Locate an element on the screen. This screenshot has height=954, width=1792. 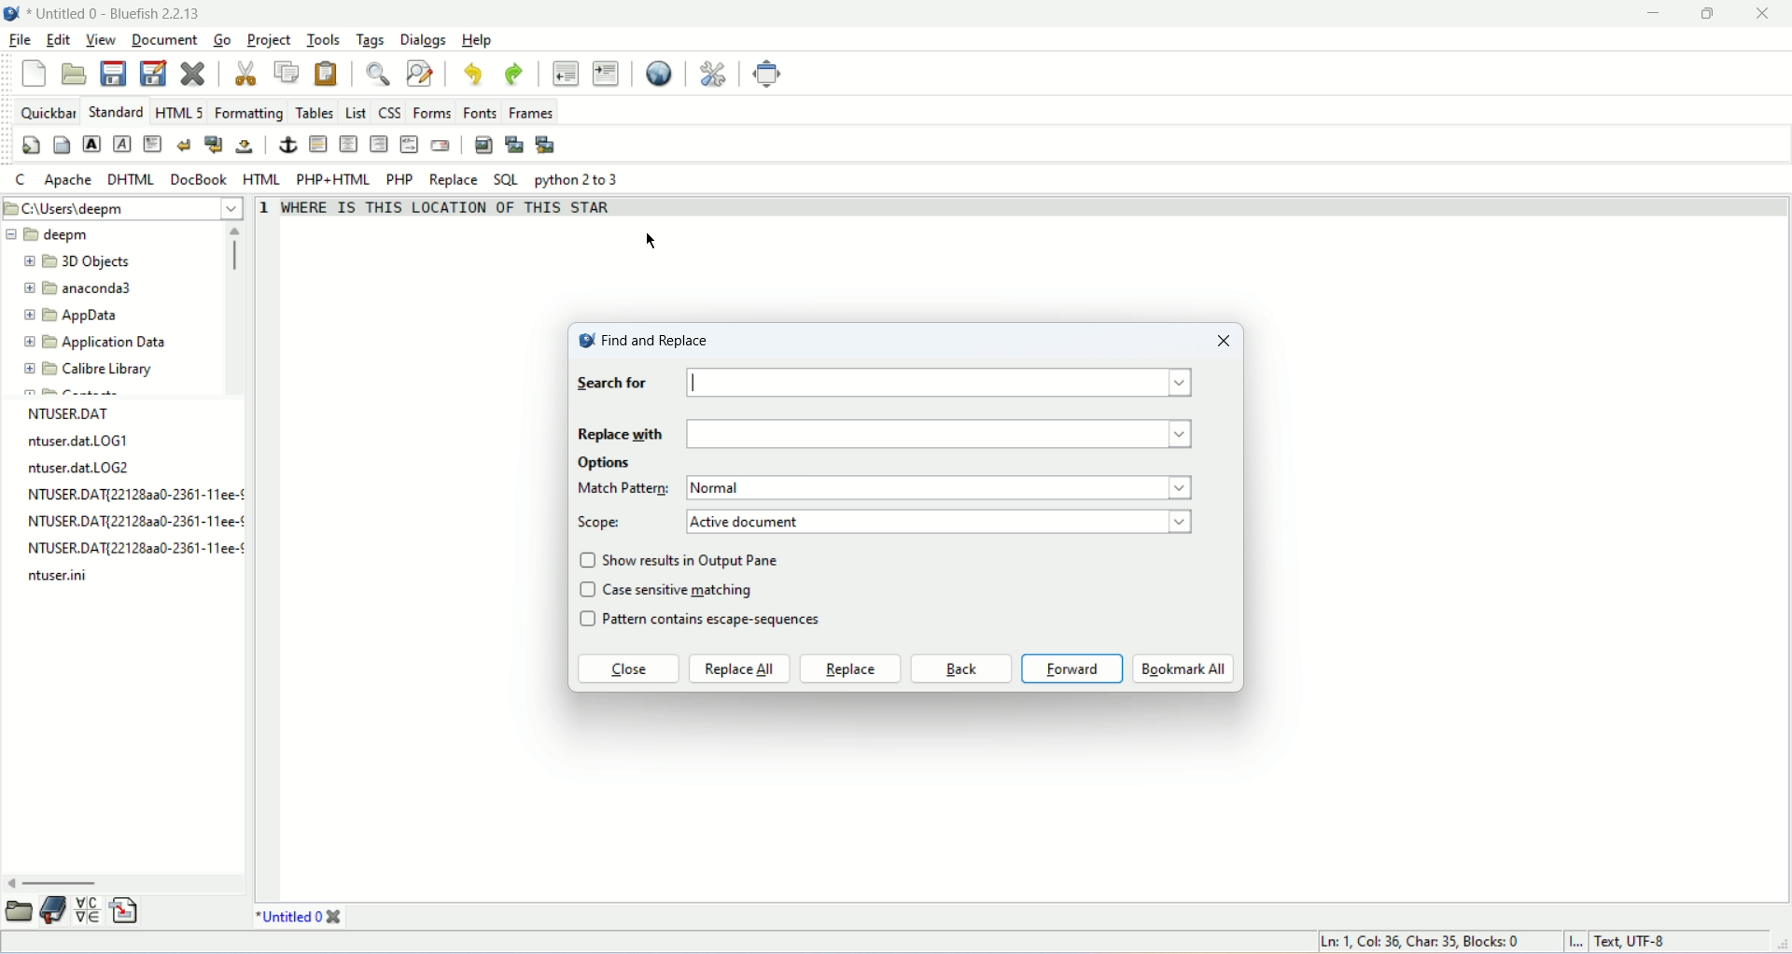
frames is located at coordinates (532, 114).